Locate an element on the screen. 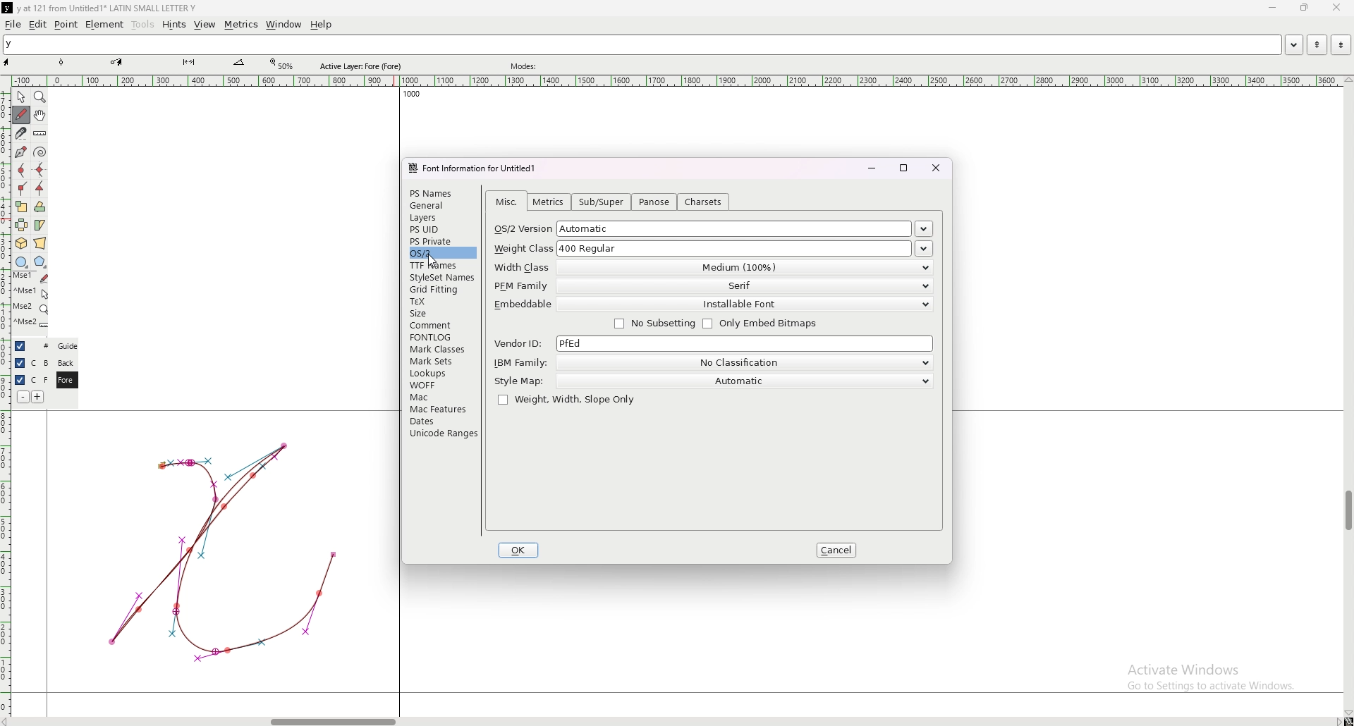  mark sets is located at coordinates (441, 361).